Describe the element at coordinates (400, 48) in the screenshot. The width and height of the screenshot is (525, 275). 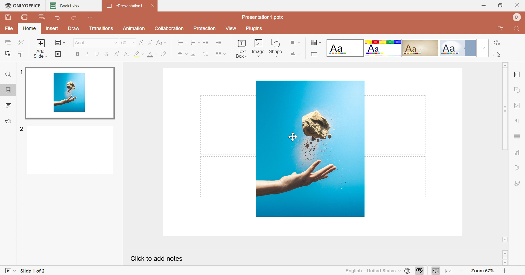
I see `Type of slides` at that location.